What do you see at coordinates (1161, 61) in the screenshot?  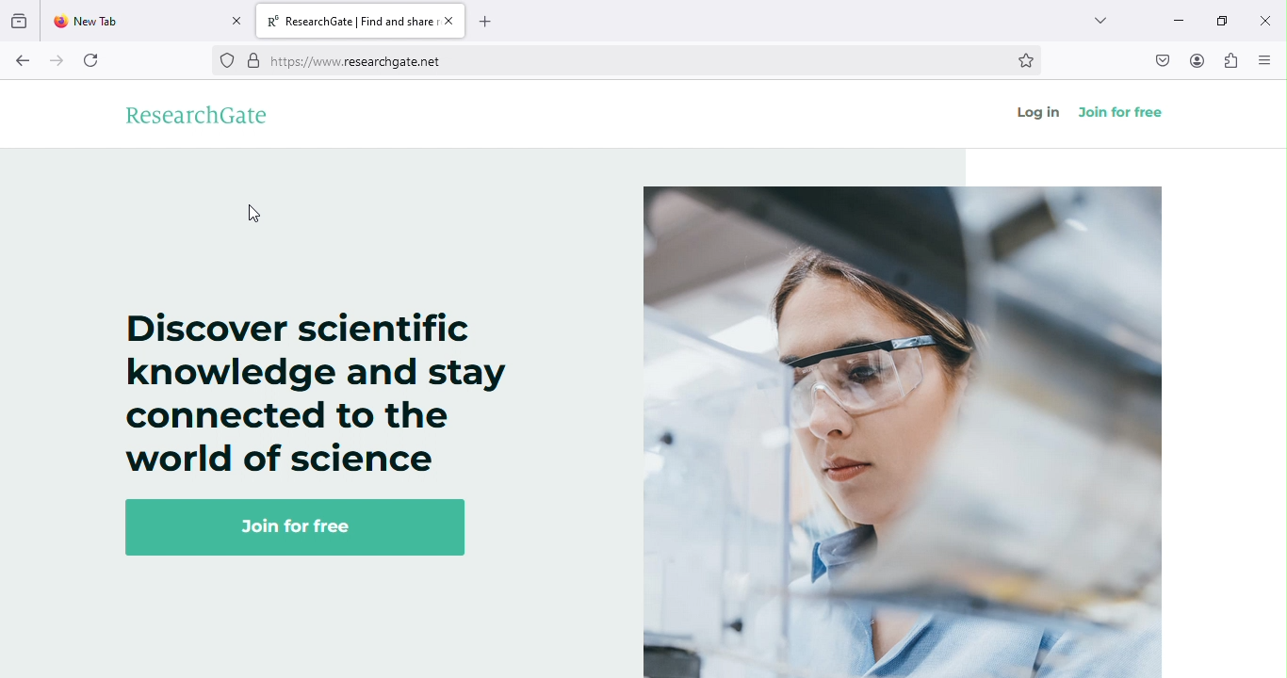 I see `save to pocket` at bounding box center [1161, 61].